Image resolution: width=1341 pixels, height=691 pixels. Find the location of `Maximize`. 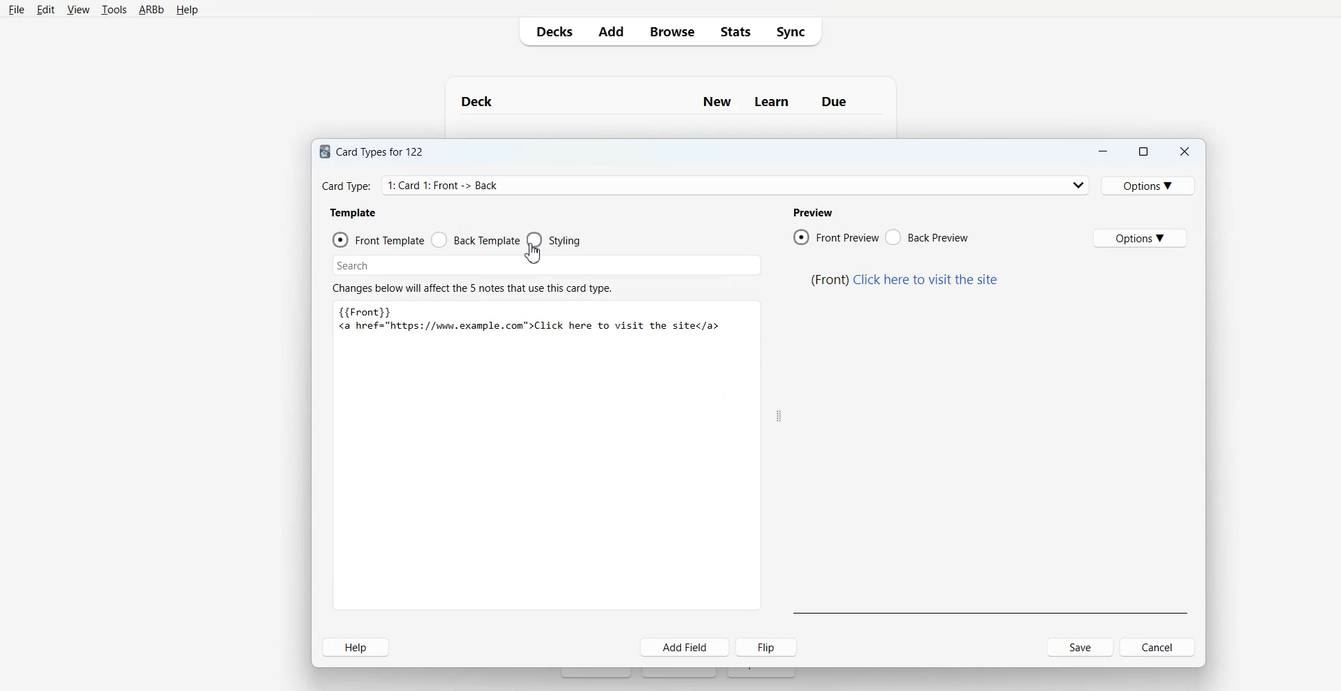

Maximize is located at coordinates (1143, 150).